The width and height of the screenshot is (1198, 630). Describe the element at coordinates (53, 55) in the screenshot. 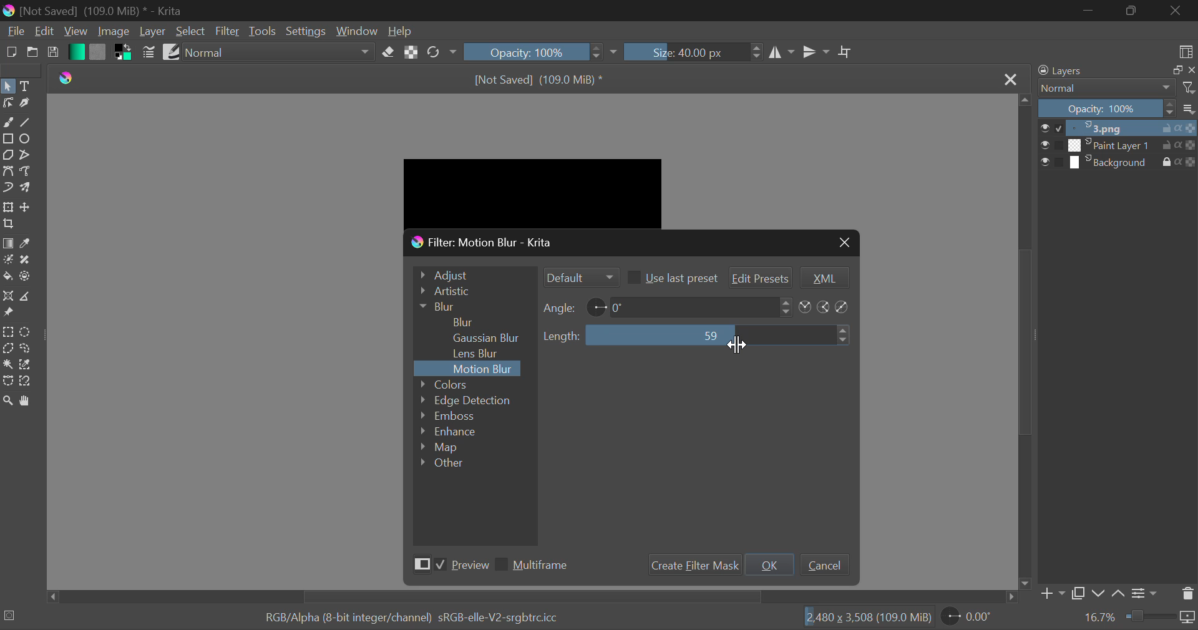

I see `Save` at that location.